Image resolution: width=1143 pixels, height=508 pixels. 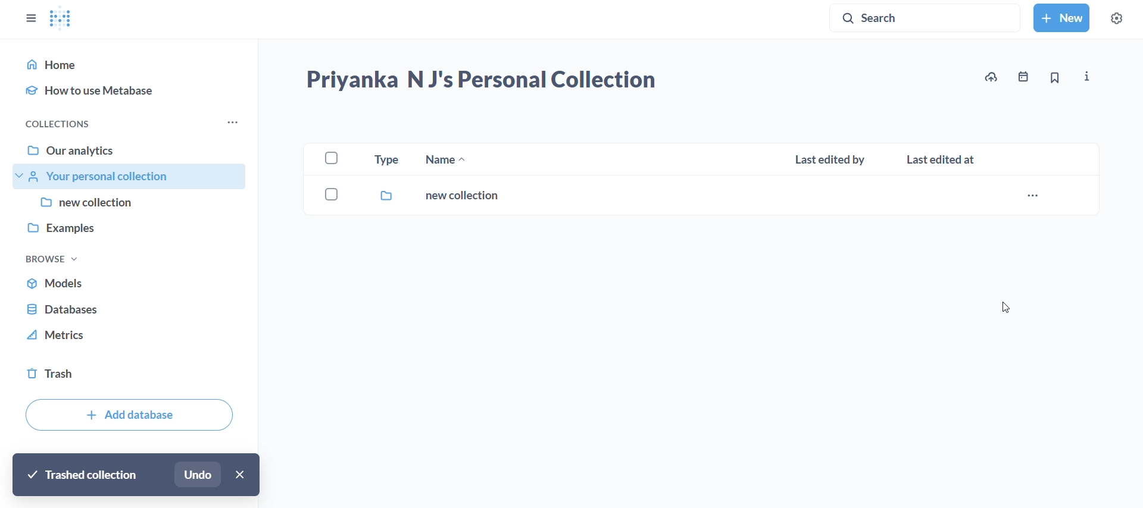 What do you see at coordinates (129, 413) in the screenshot?
I see `add database` at bounding box center [129, 413].